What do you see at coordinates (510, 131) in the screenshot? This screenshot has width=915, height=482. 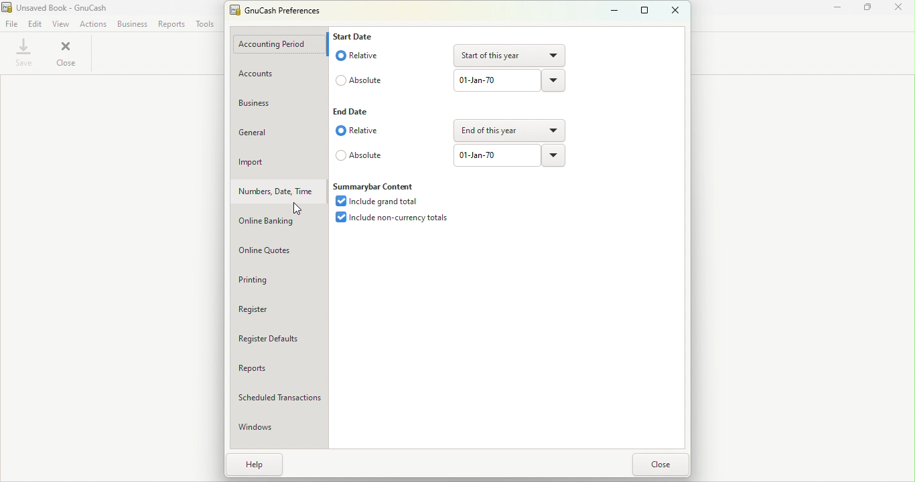 I see `End of this year` at bounding box center [510, 131].